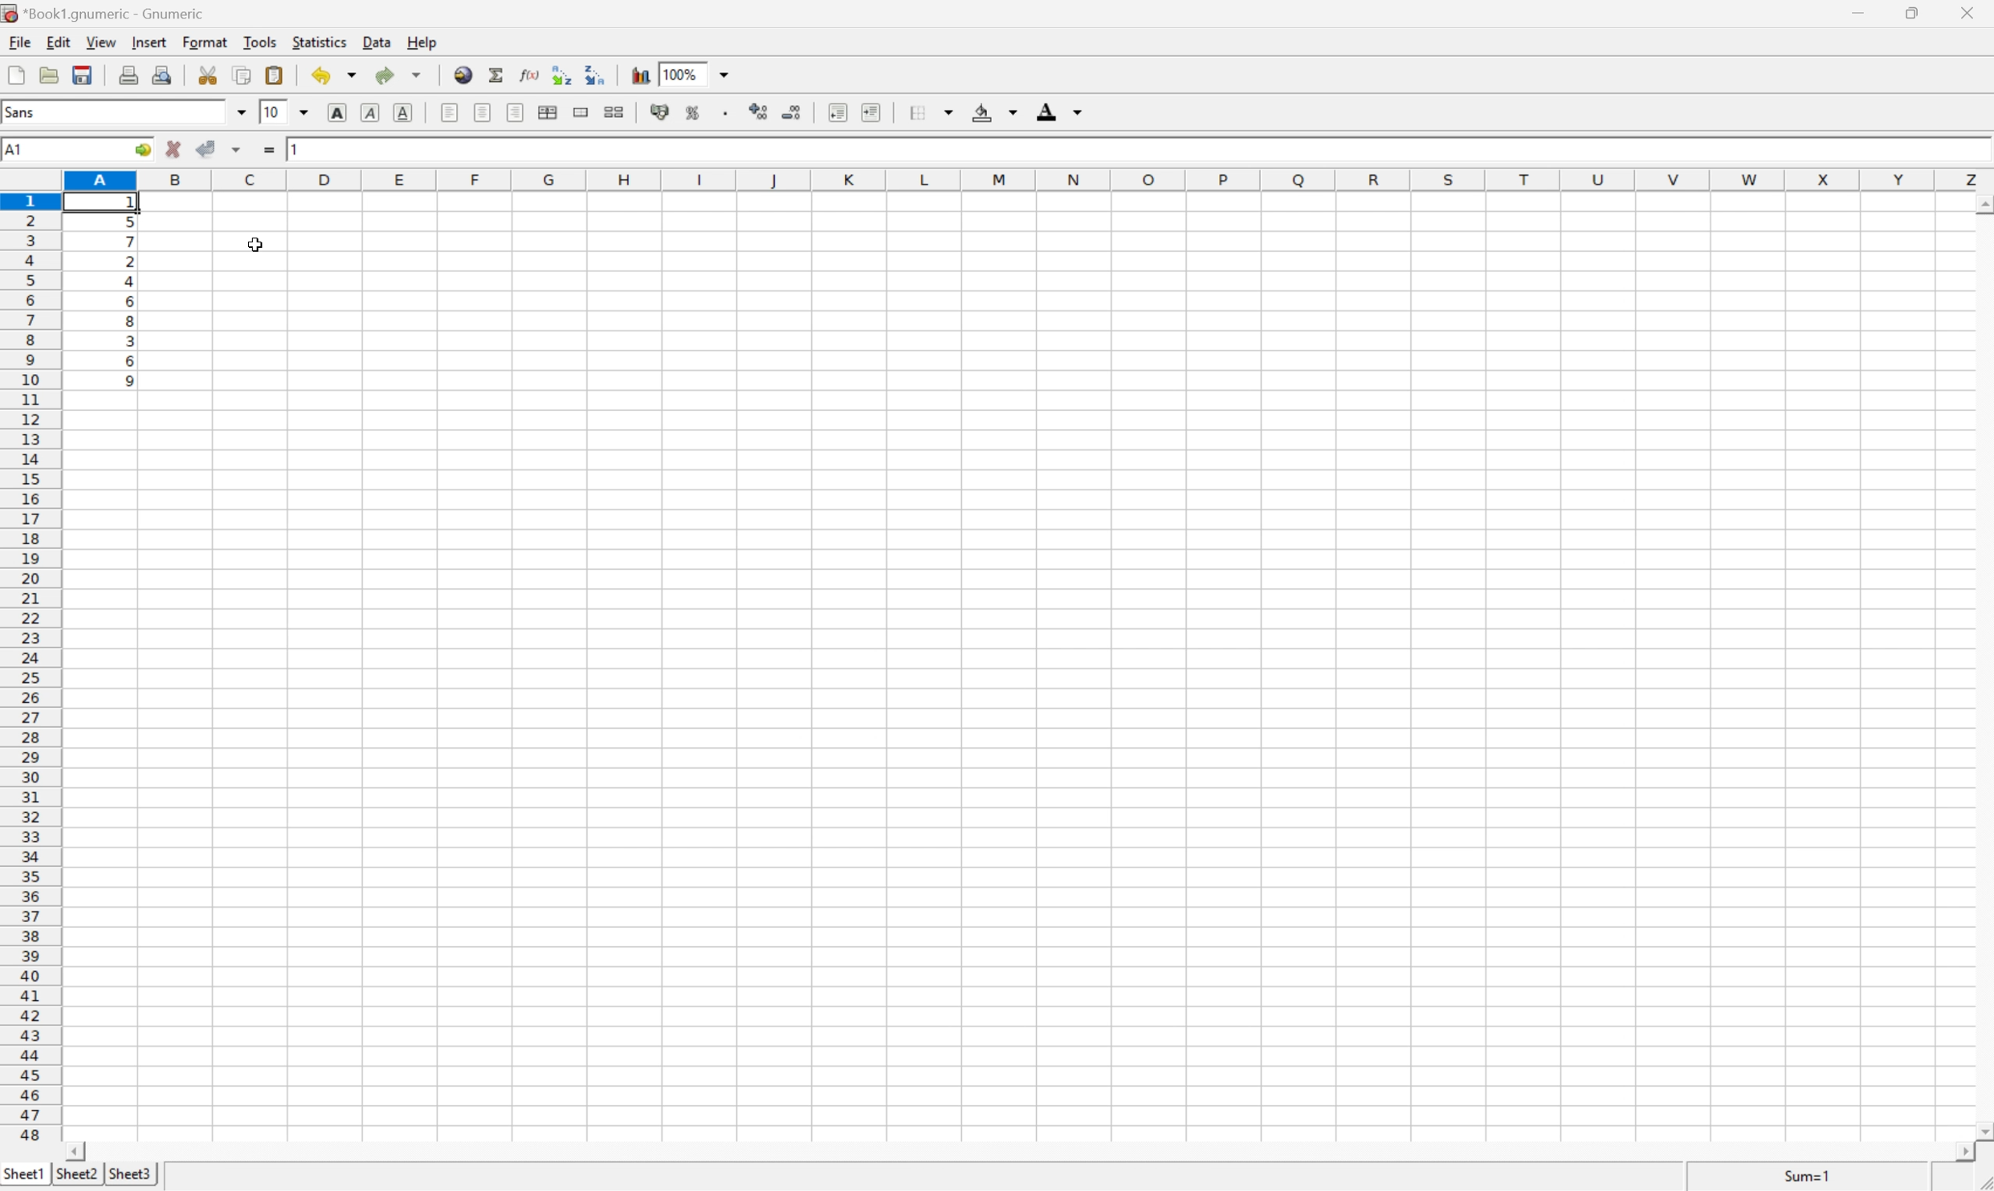  What do you see at coordinates (1865, 14) in the screenshot?
I see `minimize` at bounding box center [1865, 14].